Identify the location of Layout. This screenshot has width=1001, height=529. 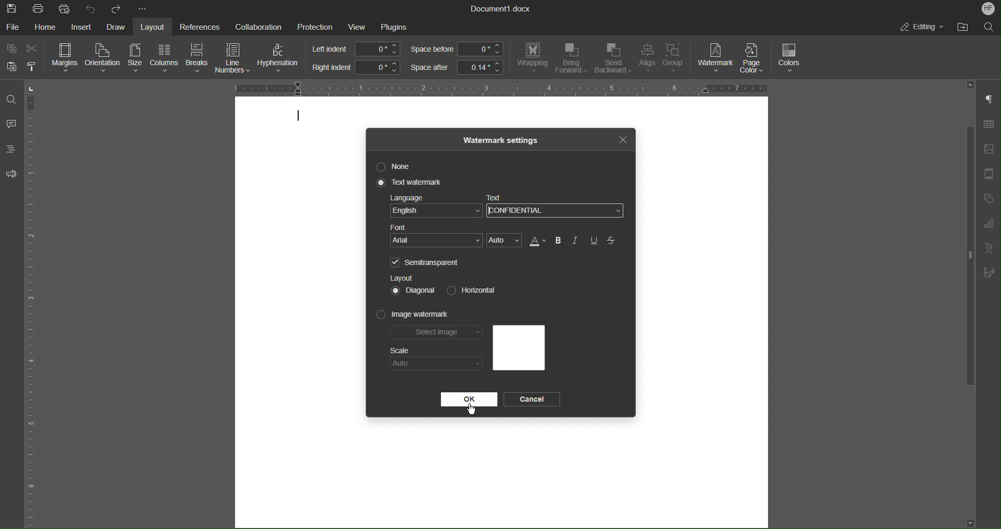
(155, 27).